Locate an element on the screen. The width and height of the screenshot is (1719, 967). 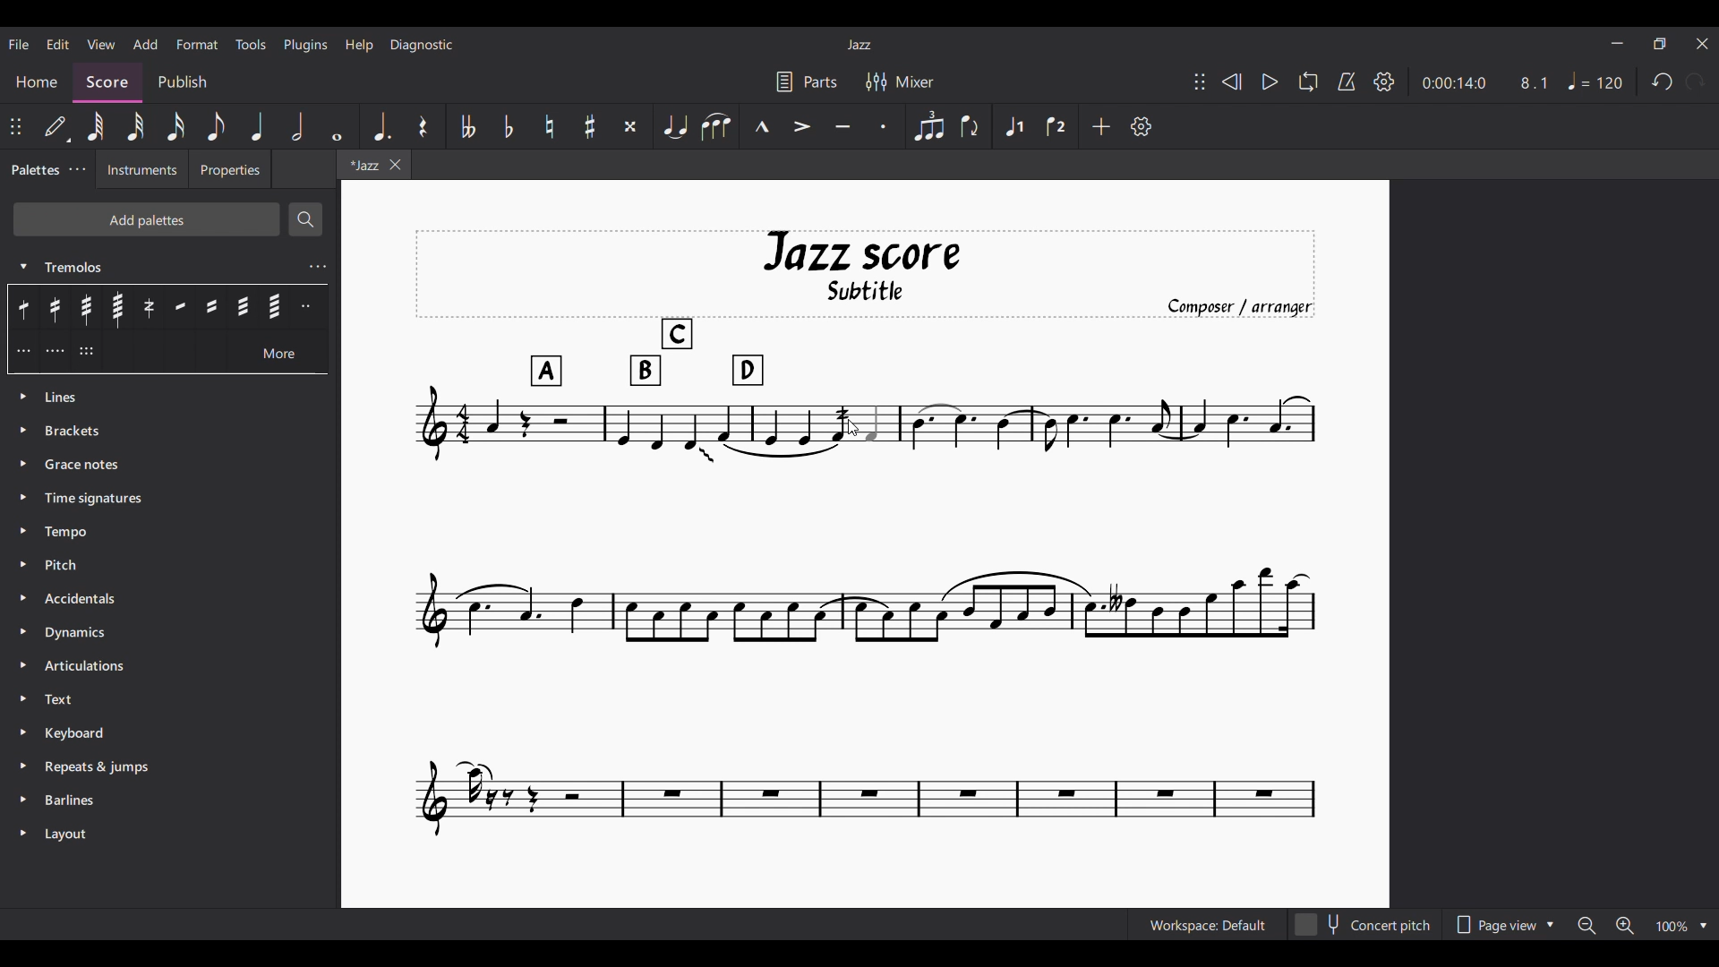
16th between notes is located at coordinates (211, 306).